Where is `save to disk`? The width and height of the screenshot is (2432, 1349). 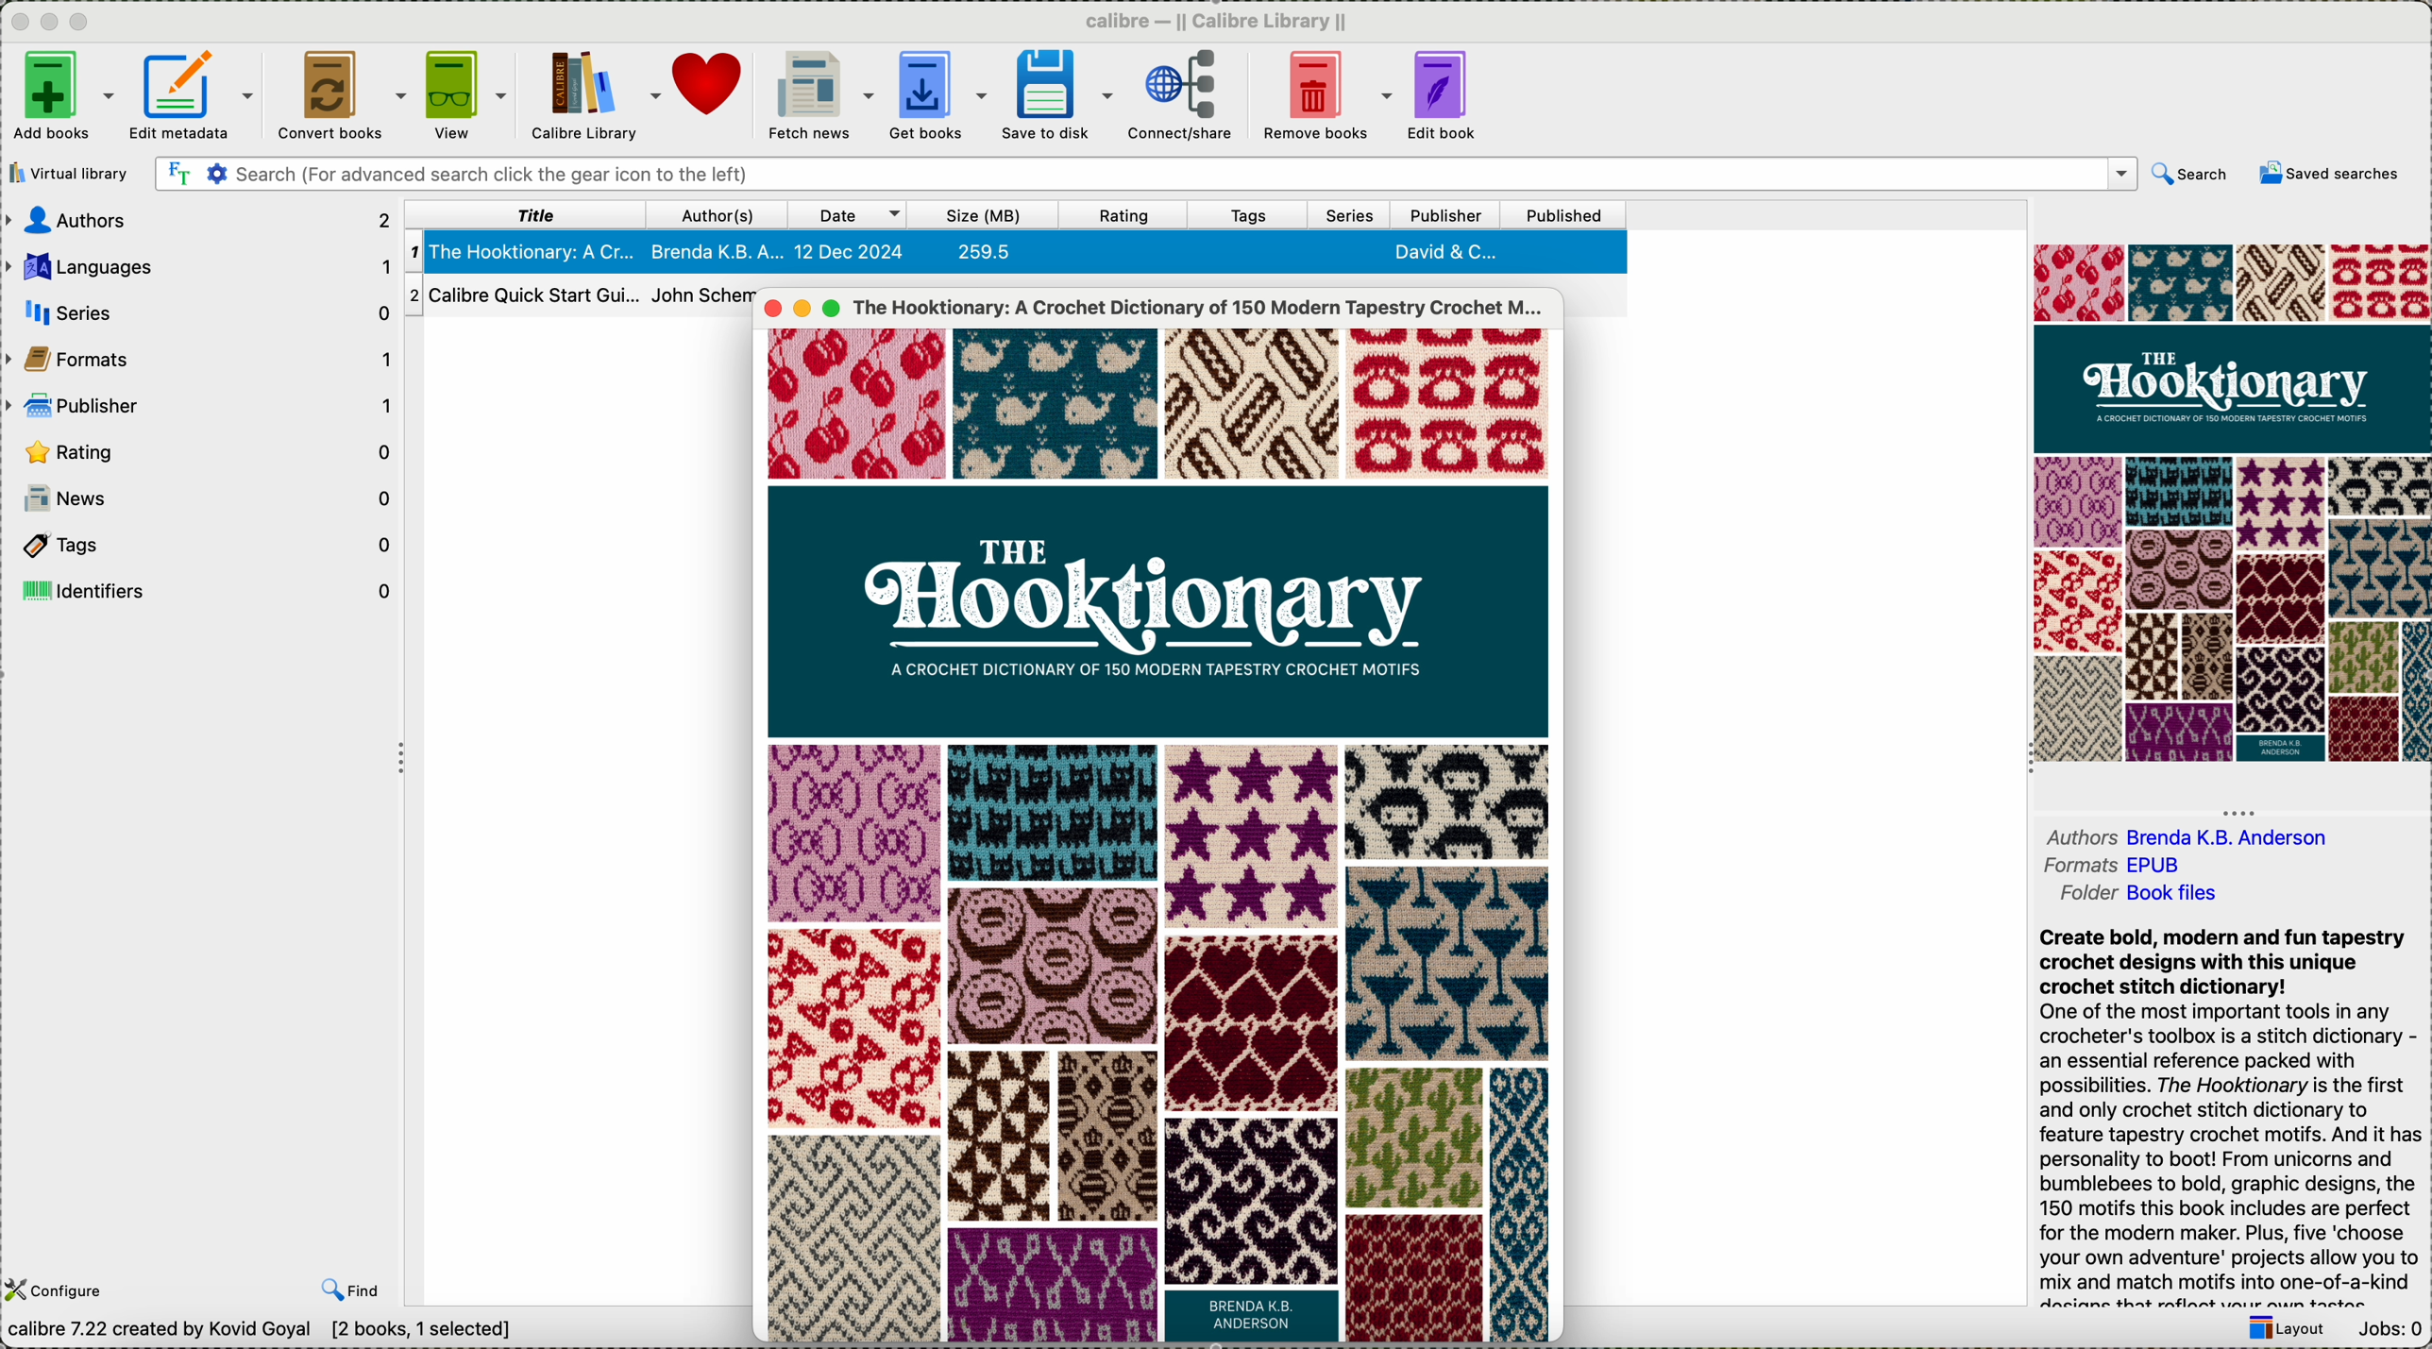
save to disk is located at coordinates (1056, 93).